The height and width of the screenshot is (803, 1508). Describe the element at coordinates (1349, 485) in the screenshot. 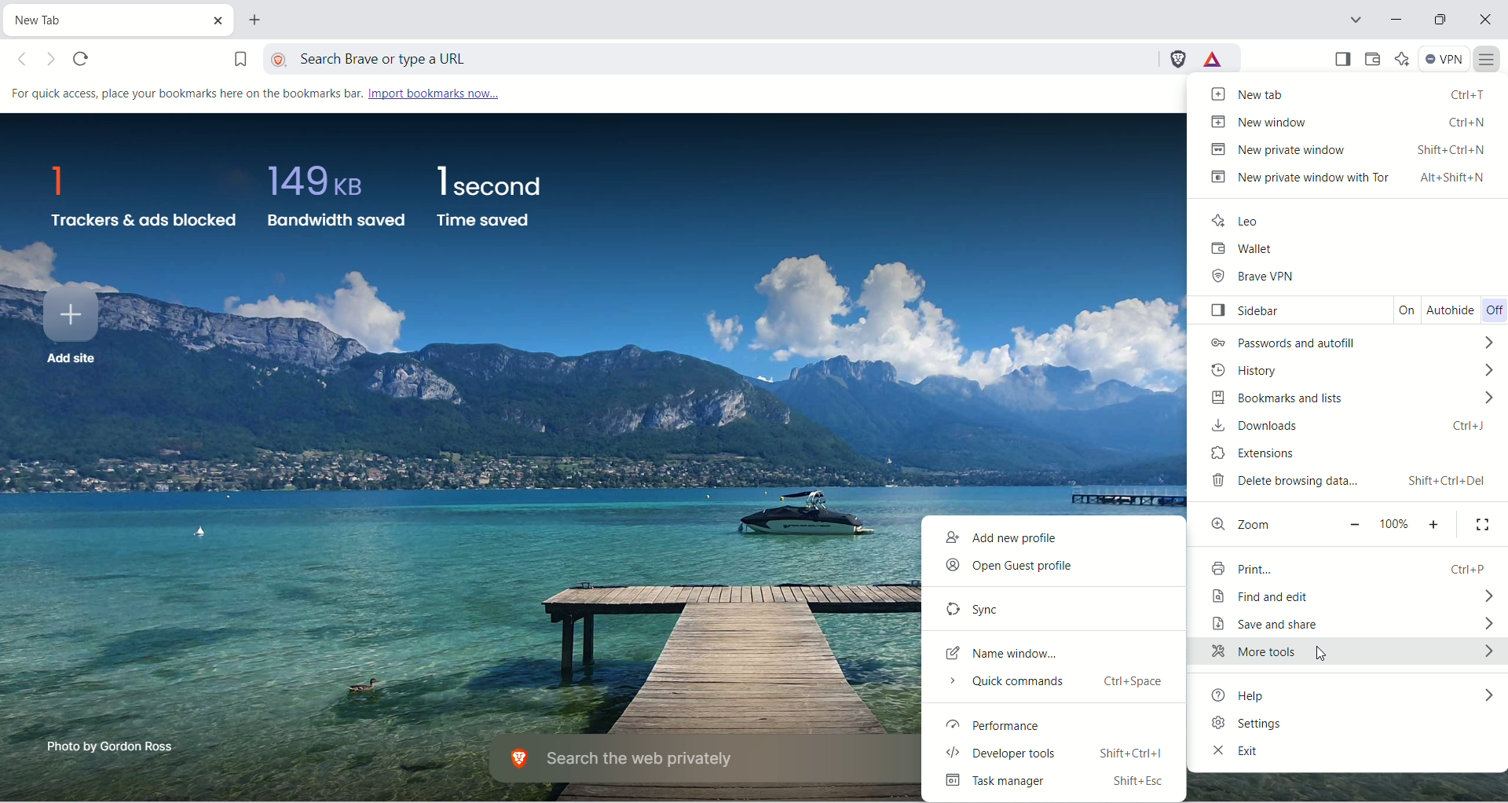

I see `delete browsing history` at that location.